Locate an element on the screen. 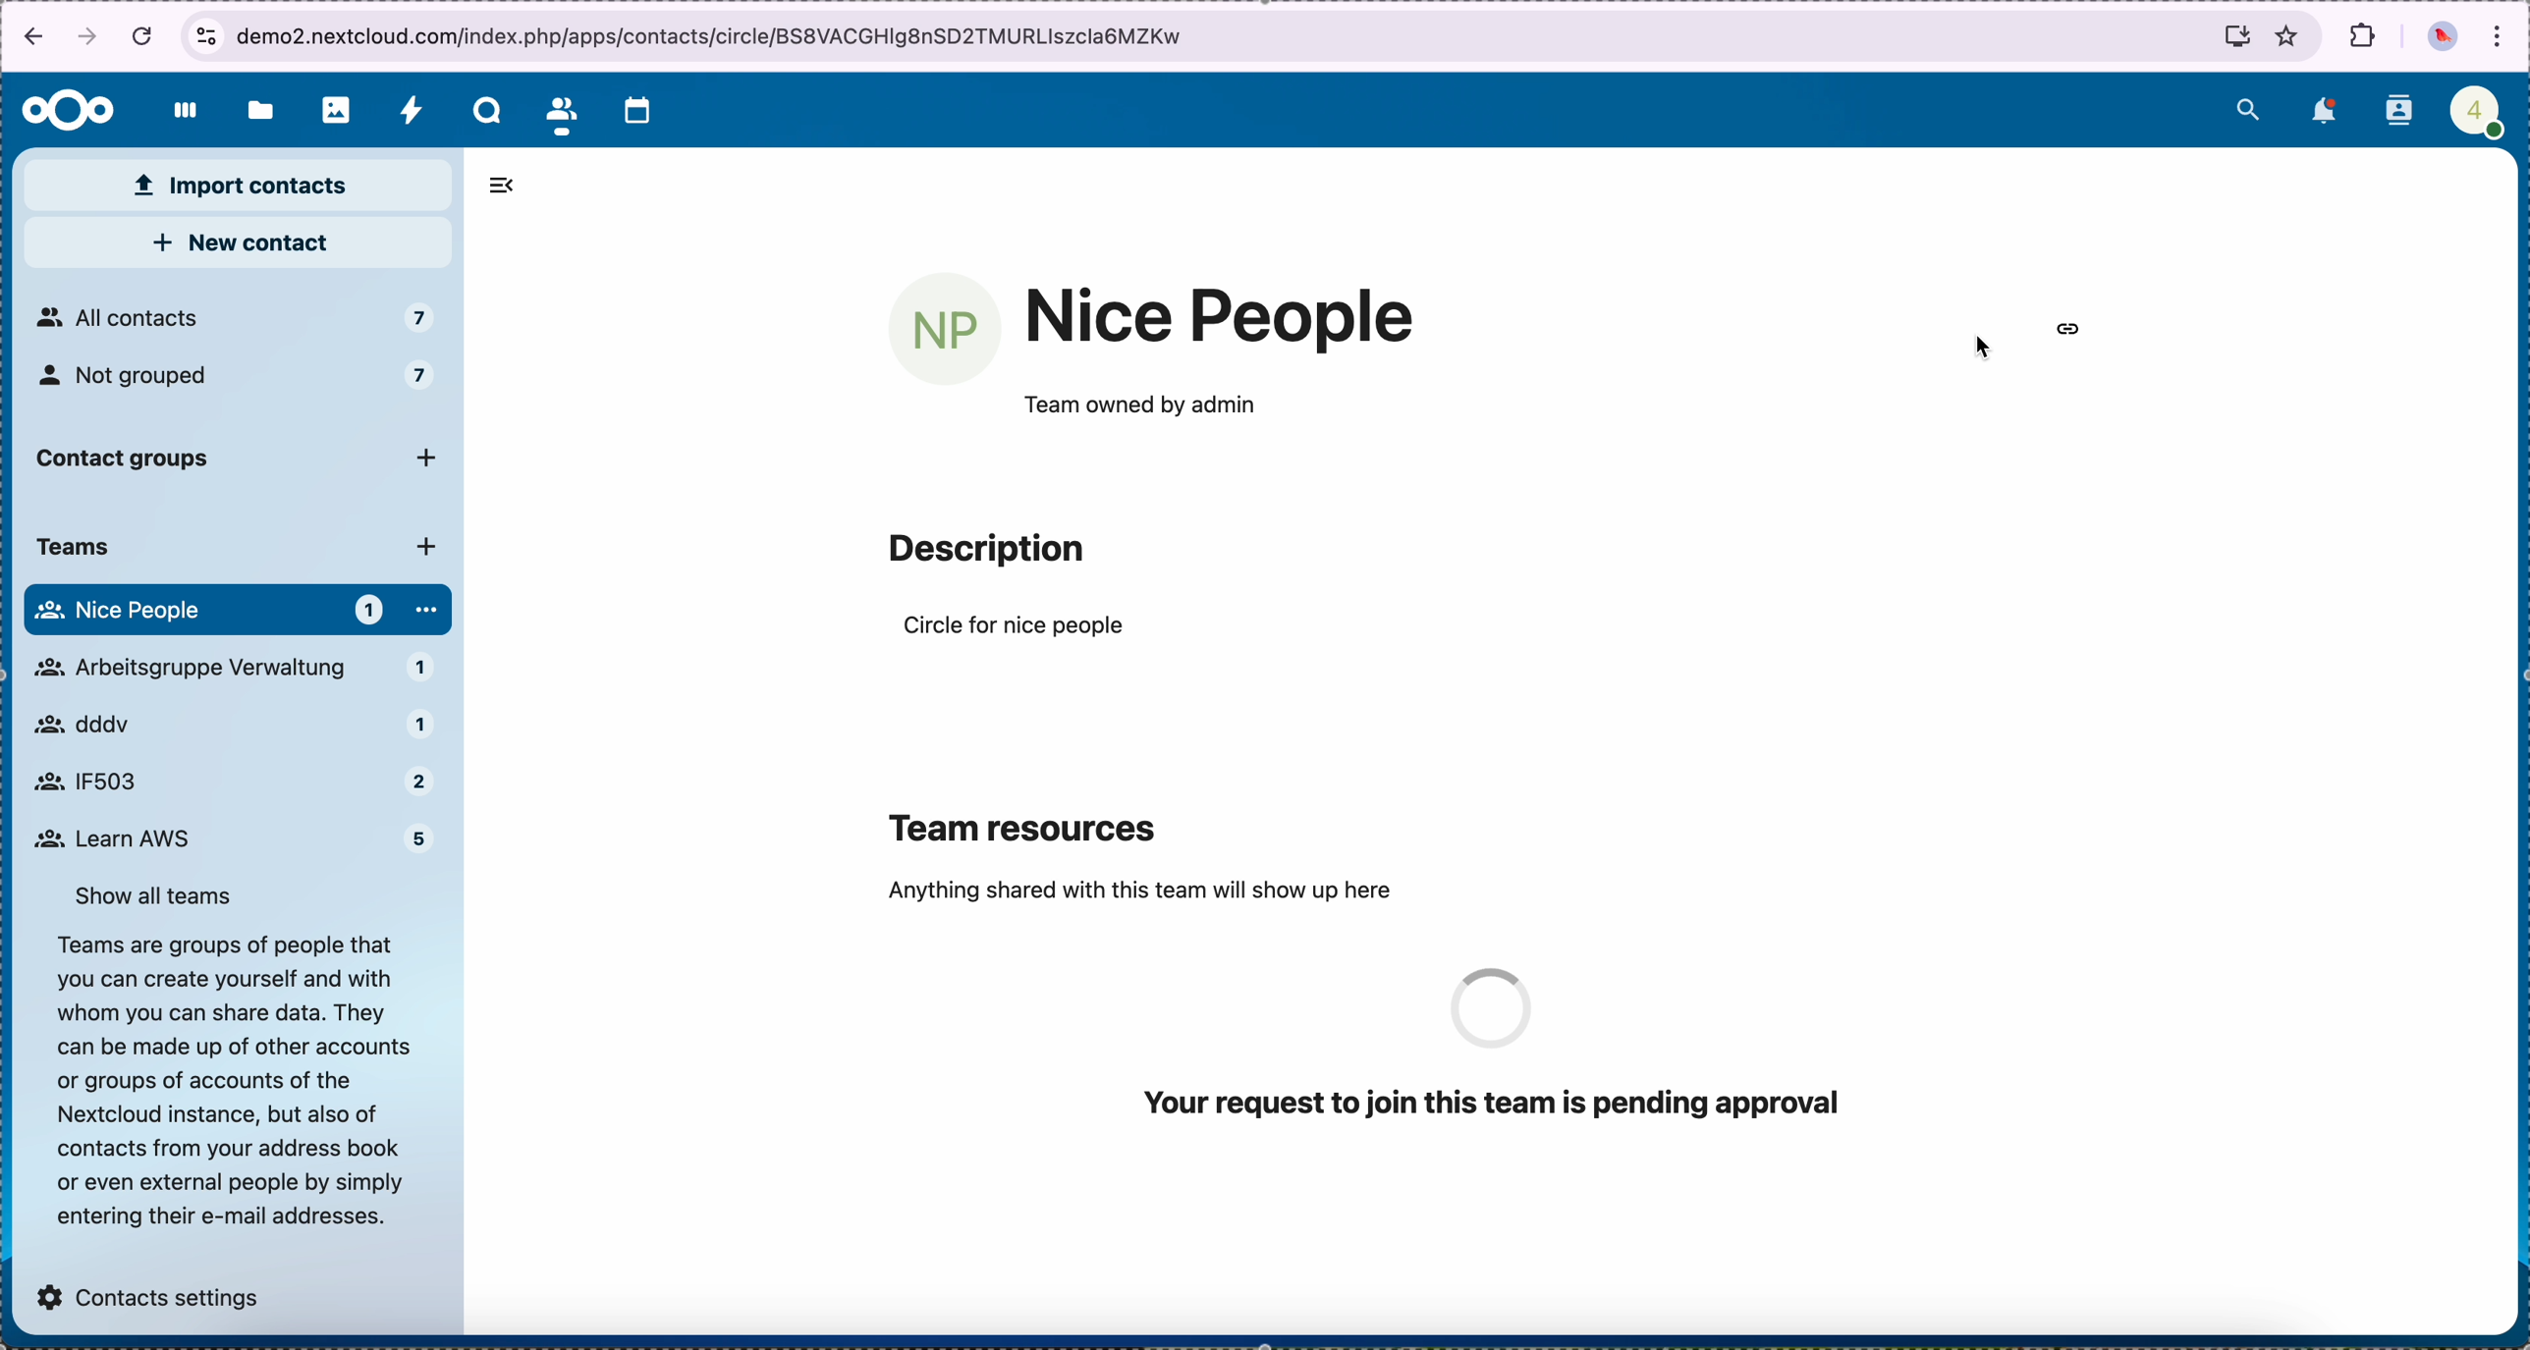 The image size is (2530, 1350). show all temas is located at coordinates (159, 892).